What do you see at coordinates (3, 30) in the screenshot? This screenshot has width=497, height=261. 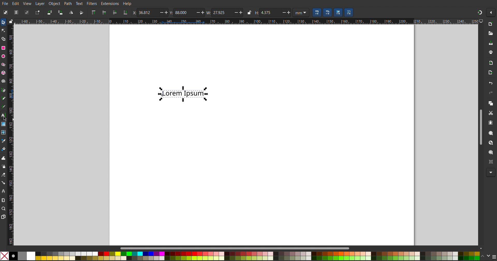 I see `Node Tools` at bounding box center [3, 30].